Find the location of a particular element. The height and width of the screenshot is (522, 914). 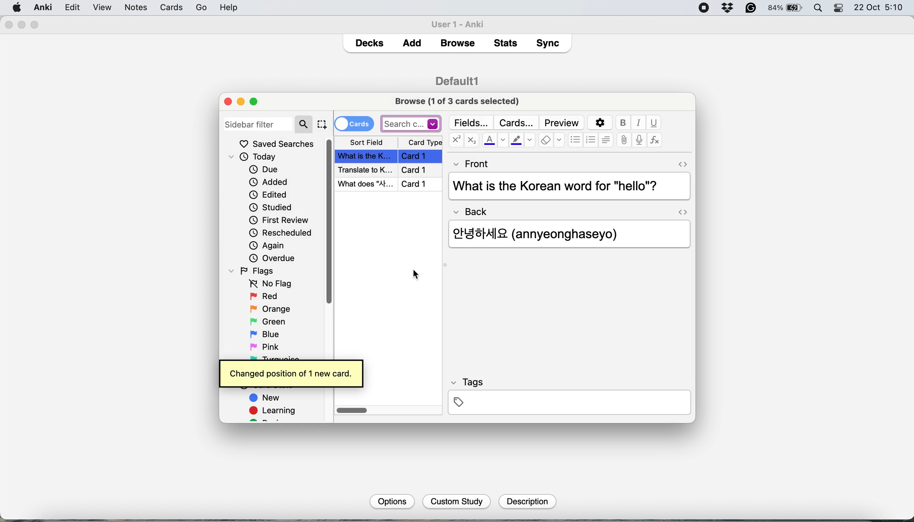

user 1 - Anki is located at coordinates (462, 23).